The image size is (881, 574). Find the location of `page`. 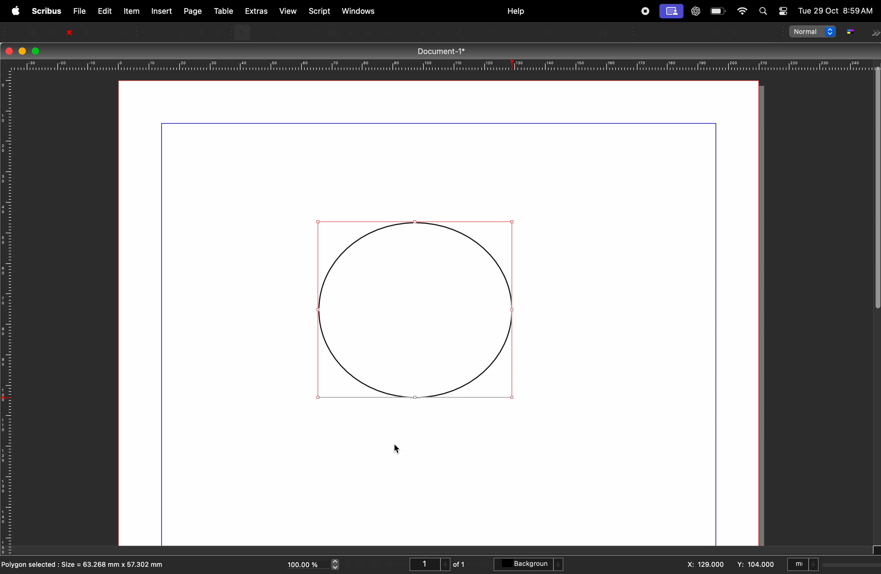

page is located at coordinates (192, 10).